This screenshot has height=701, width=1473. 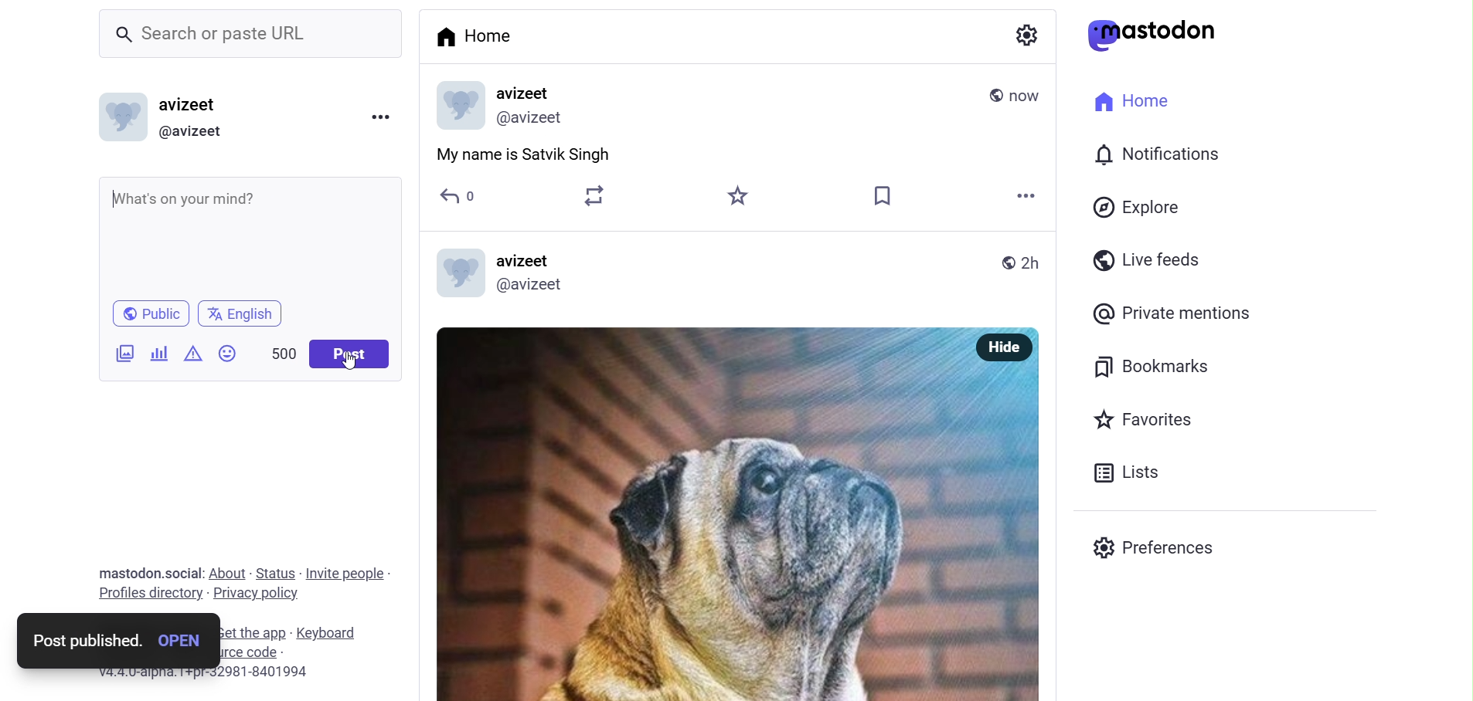 What do you see at coordinates (242, 313) in the screenshot?
I see ` English` at bounding box center [242, 313].